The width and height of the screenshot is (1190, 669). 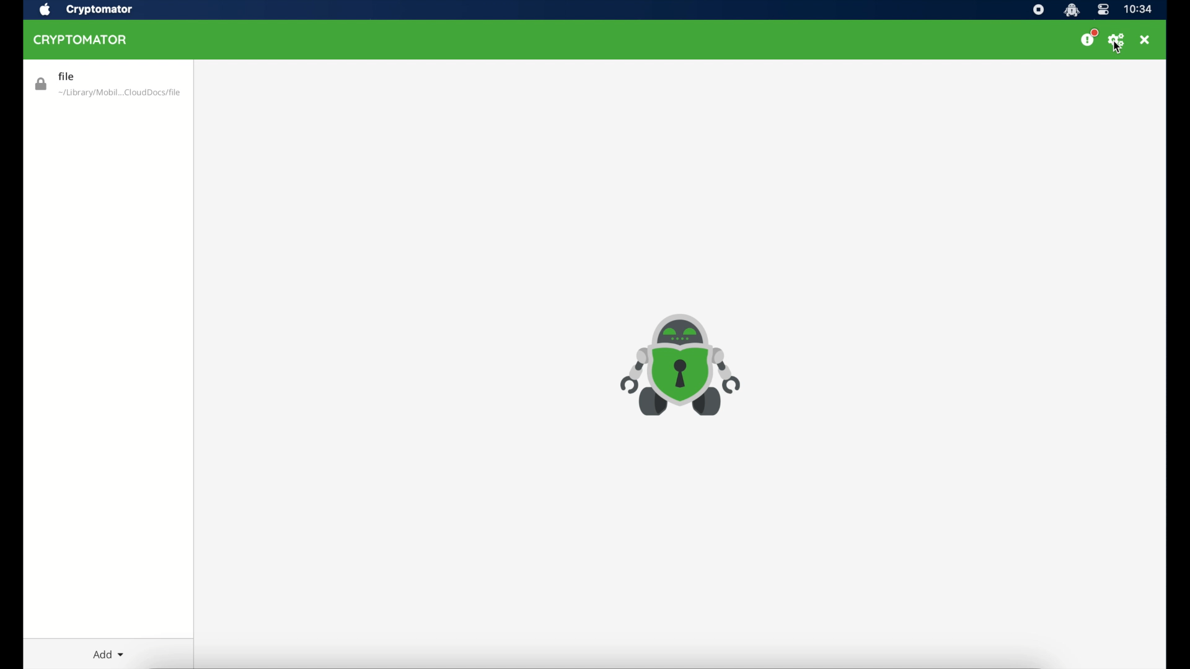 What do you see at coordinates (109, 654) in the screenshot?
I see `add dropdown` at bounding box center [109, 654].